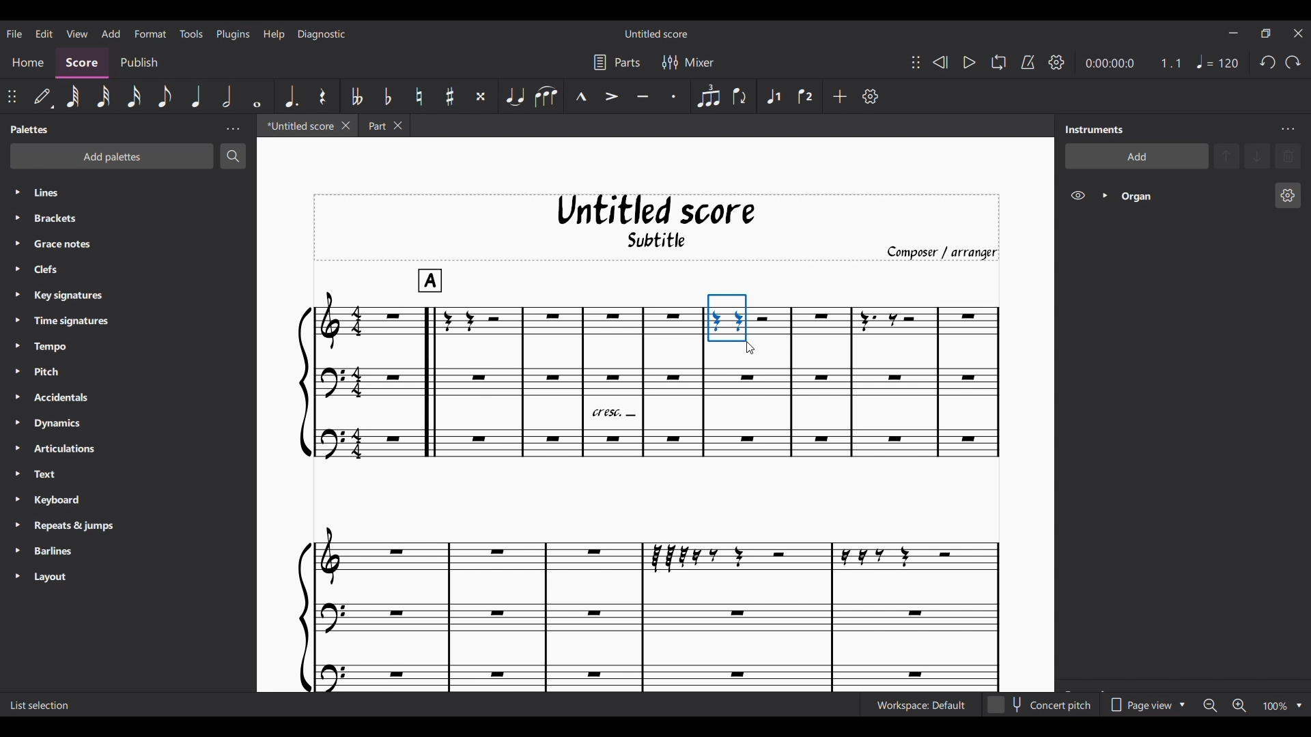 The image size is (1311, 737). Describe the element at coordinates (322, 96) in the screenshot. I see `Rest` at that location.